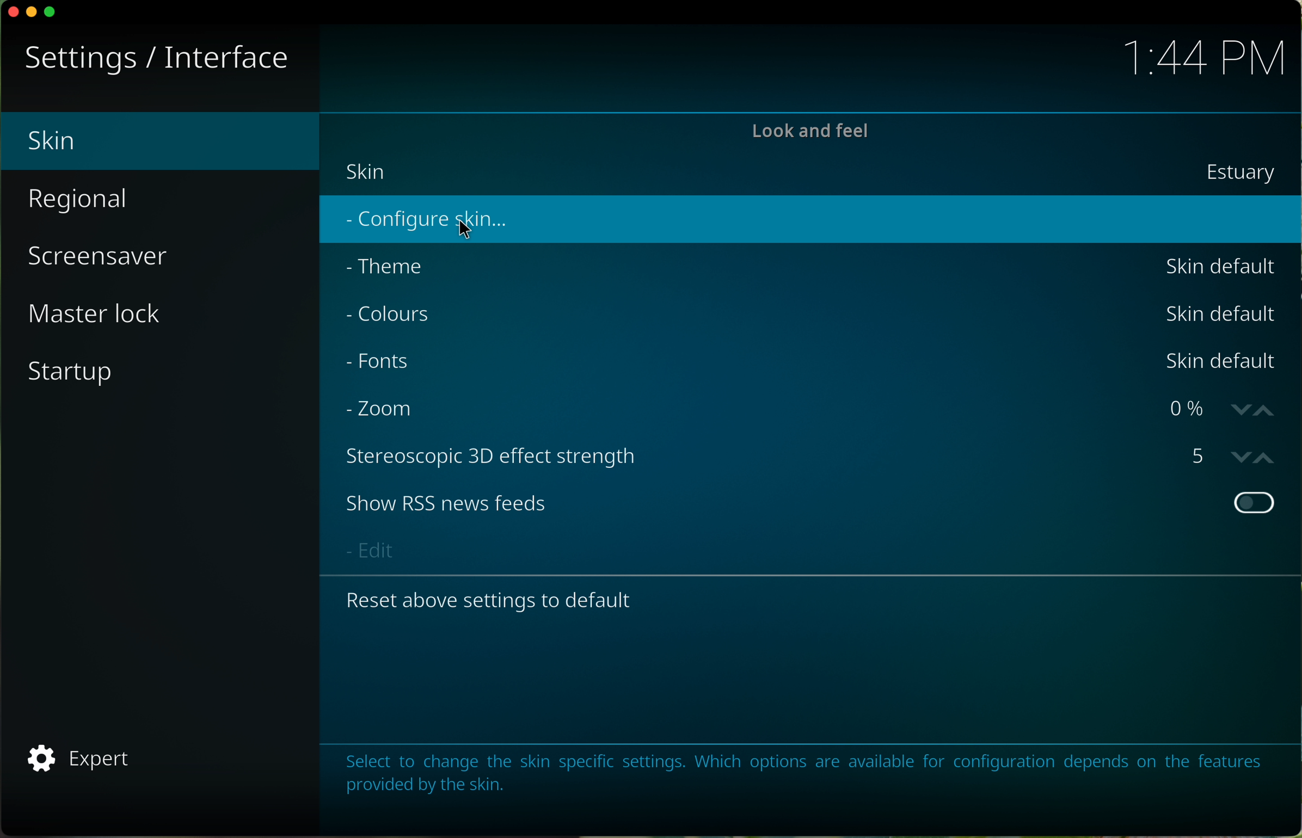  Describe the element at coordinates (366, 171) in the screenshot. I see `skin` at that location.